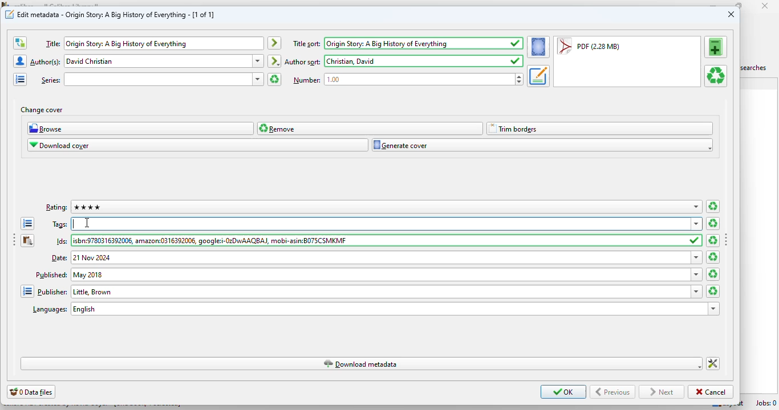 Image resolution: width=779 pixels, height=410 pixels. Describe the element at coordinates (713, 207) in the screenshot. I see `clear ratings` at that location.